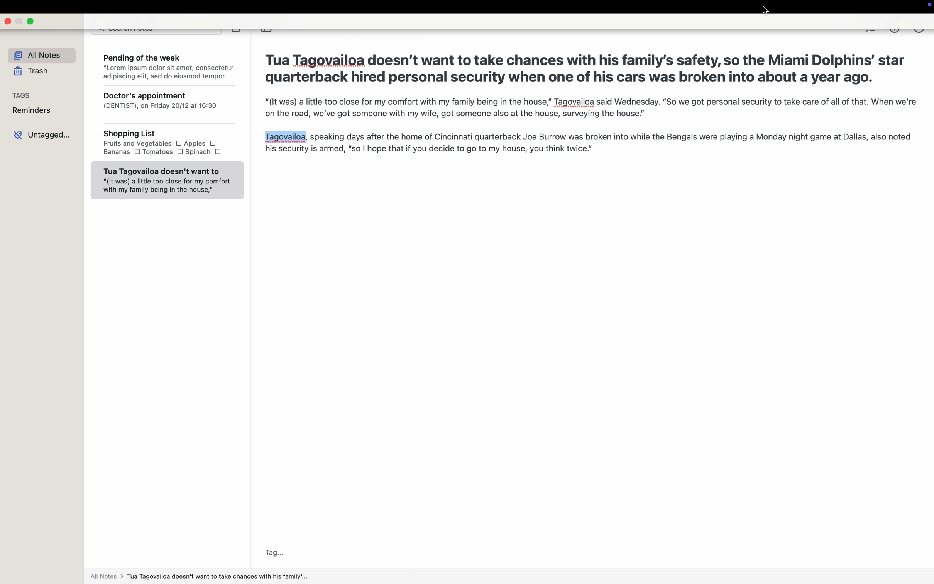 The image size is (934, 584). I want to click on screen controls, so click(927, 6).